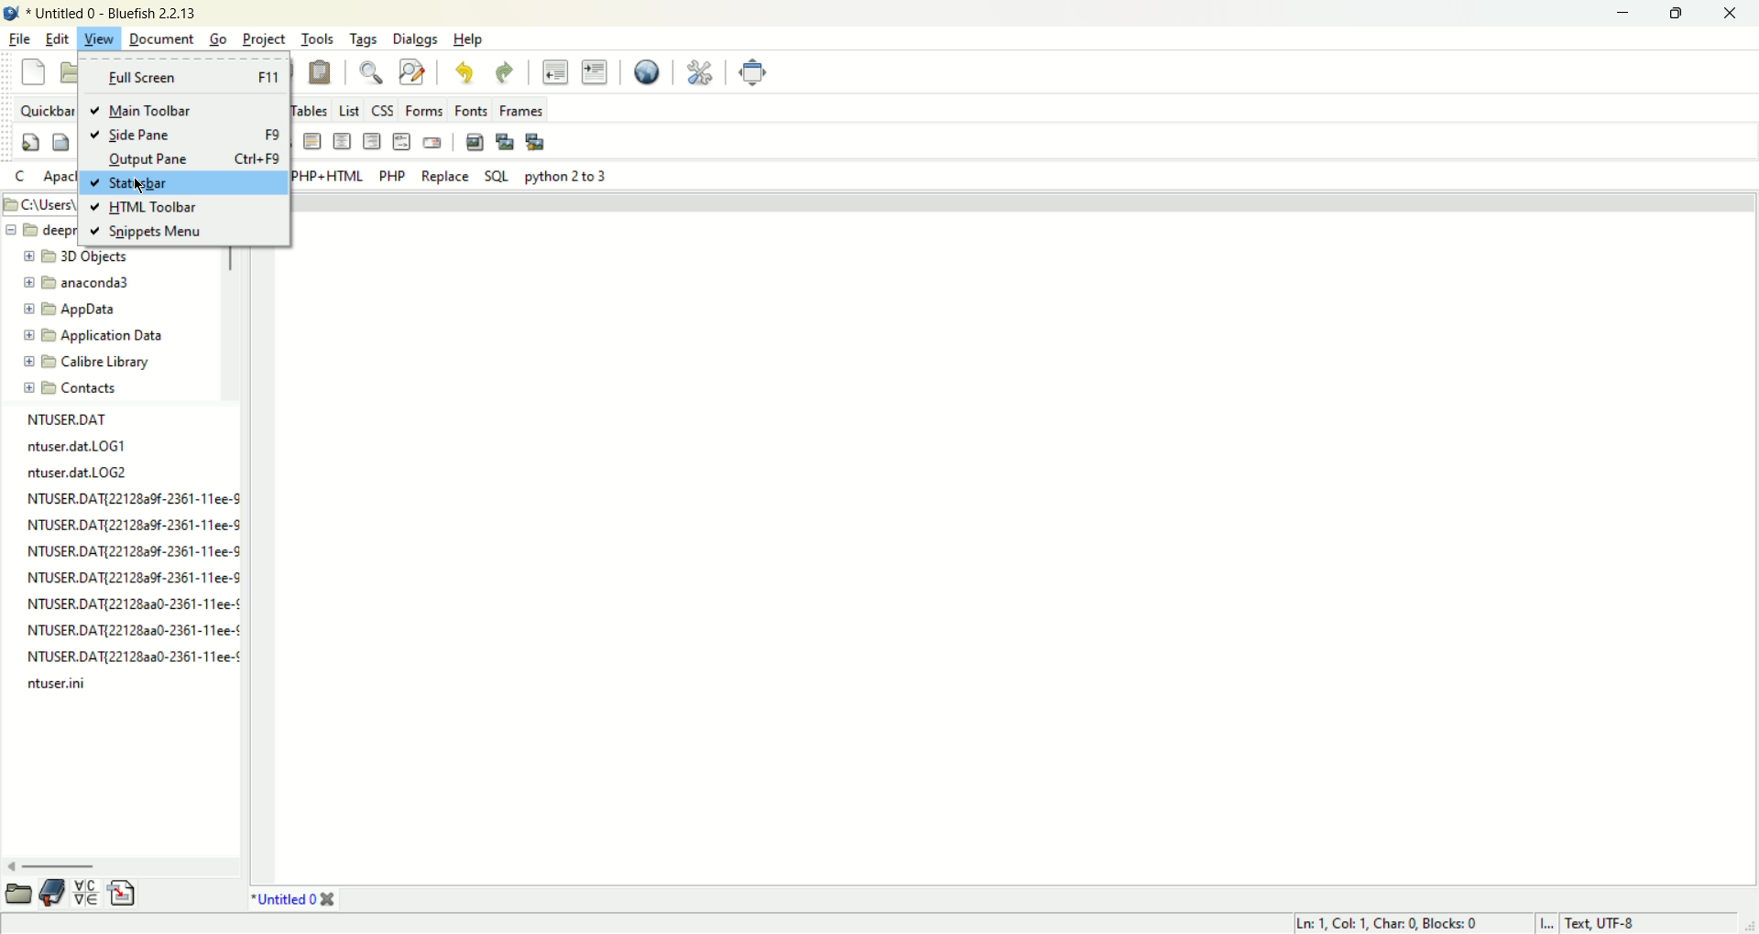 The width and height of the screenshot is (1759, 934). Describe the element at coordinates (466, 39) in the screenshot. I see `help` at that location.